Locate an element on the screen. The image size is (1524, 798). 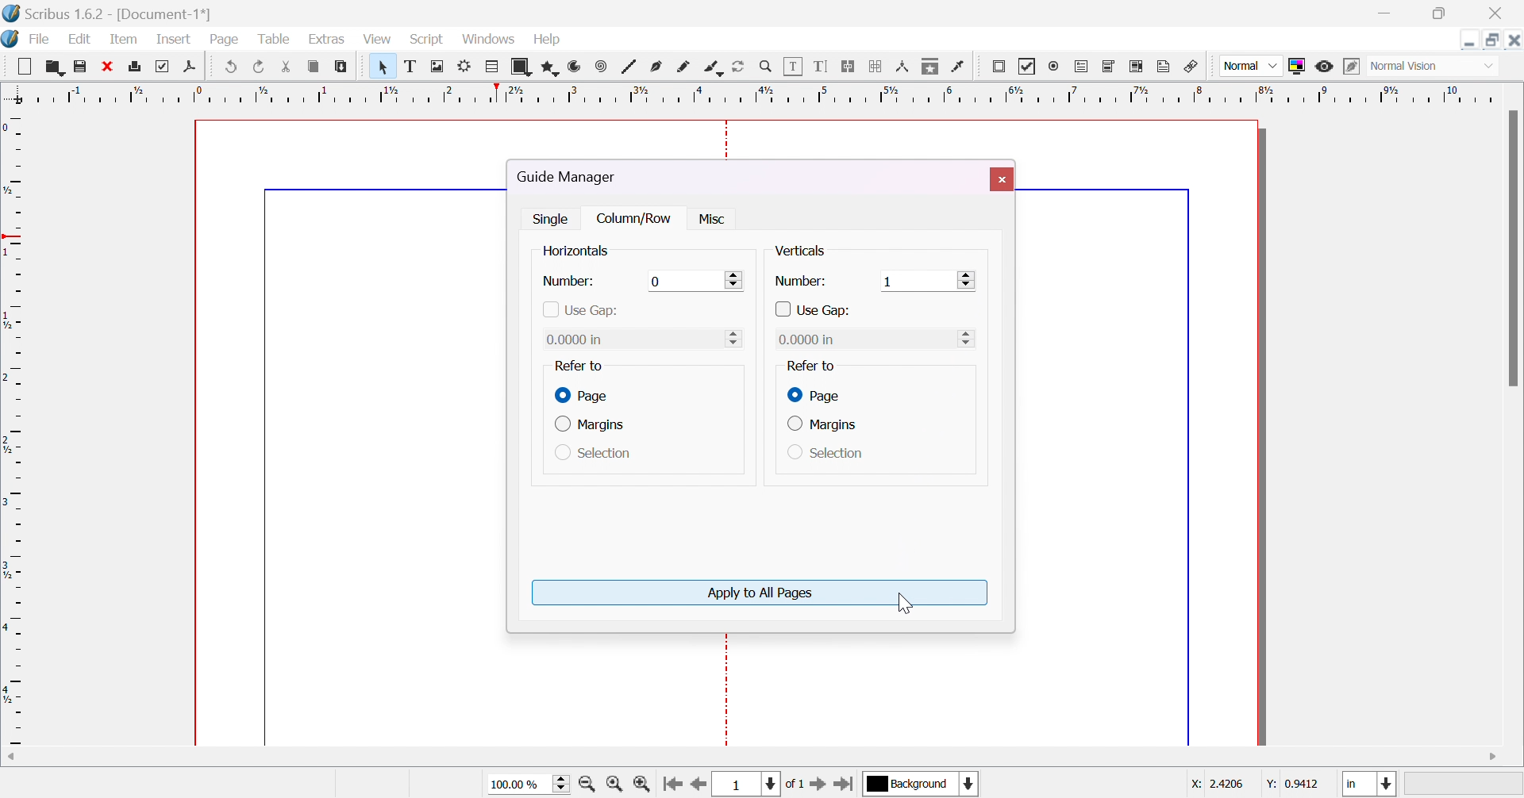
edit in preview mode is located at coordinates (1352, 66).